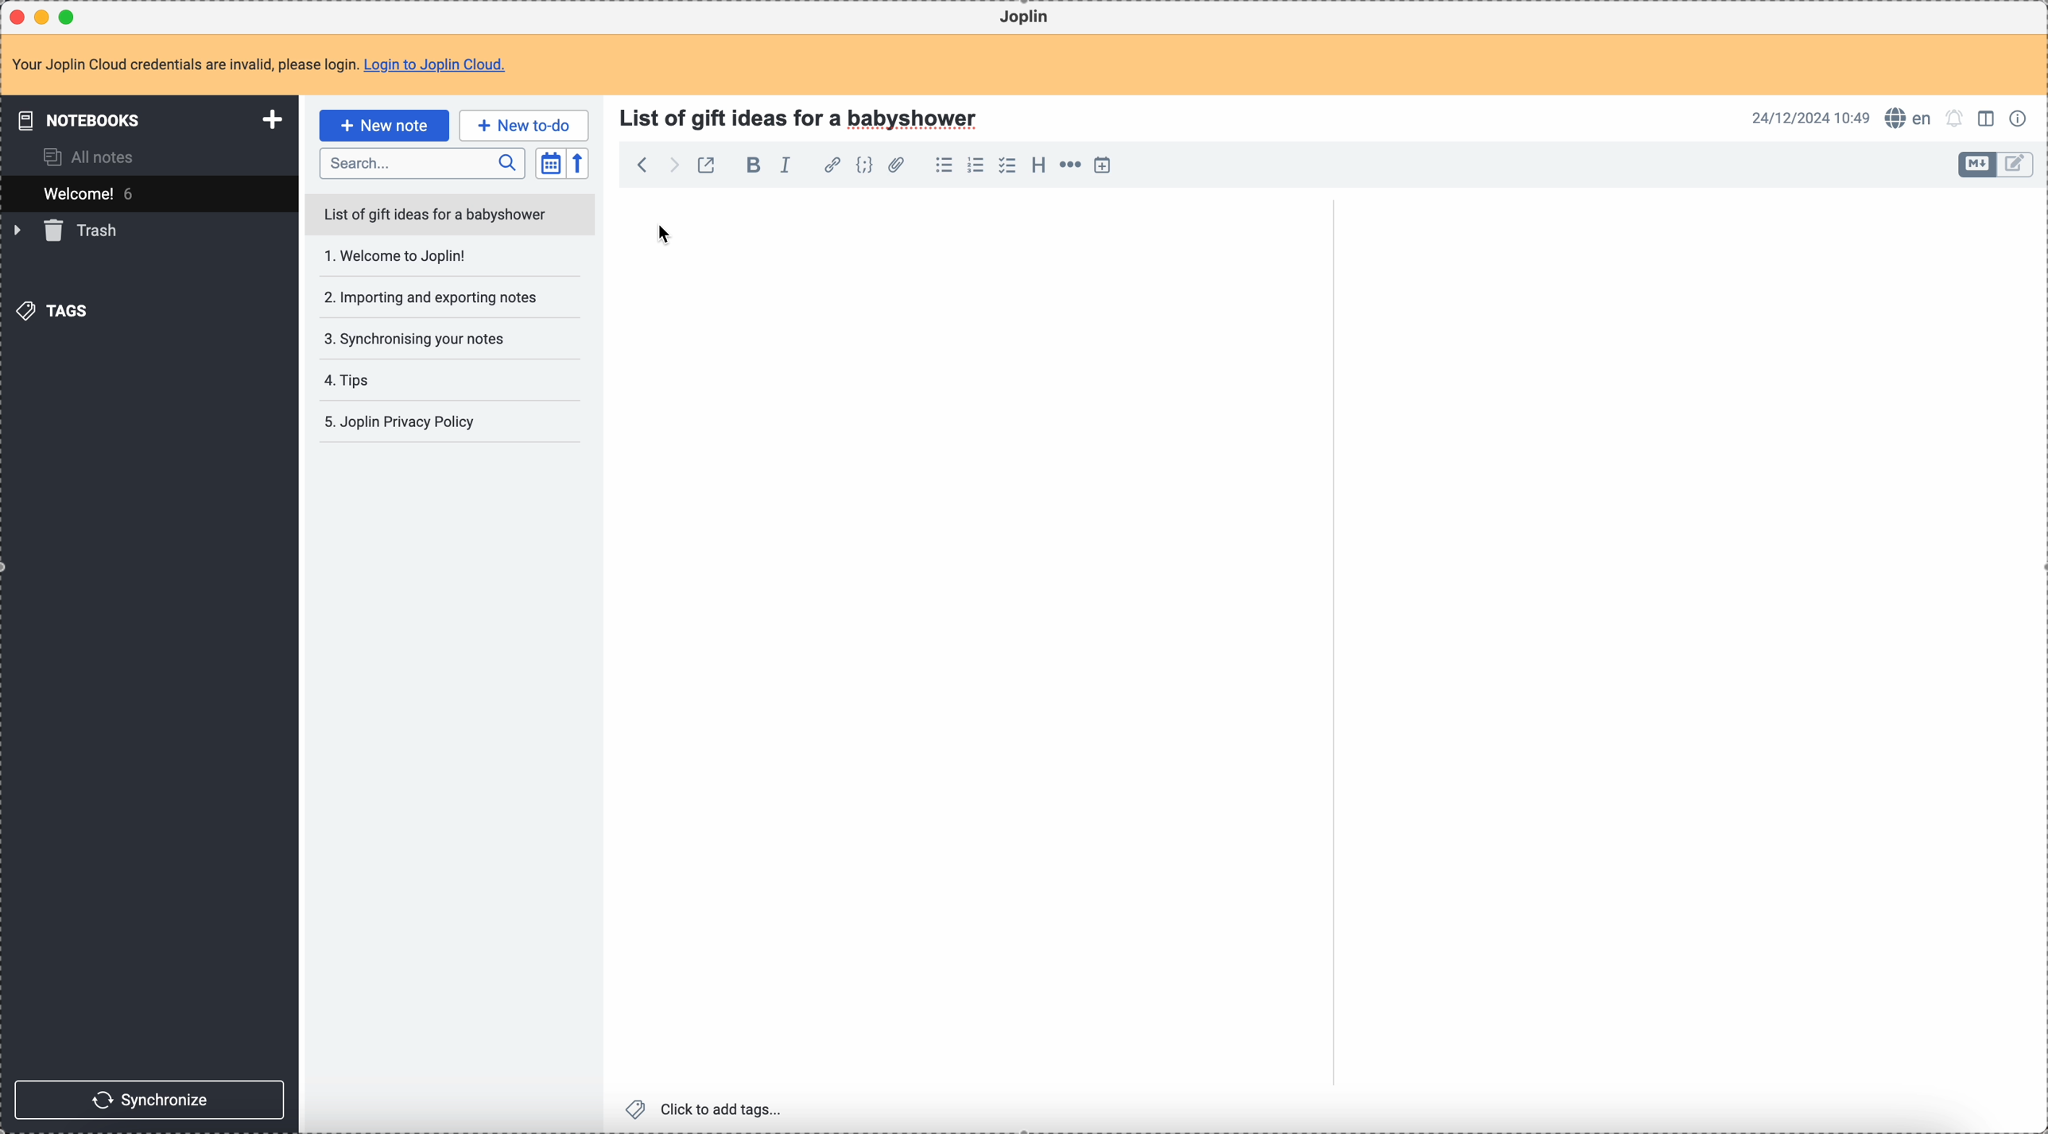  What do you see at coordinates (2021, 117) in the screenshot?
I see `note properties` at bounding box center [2021, 117].